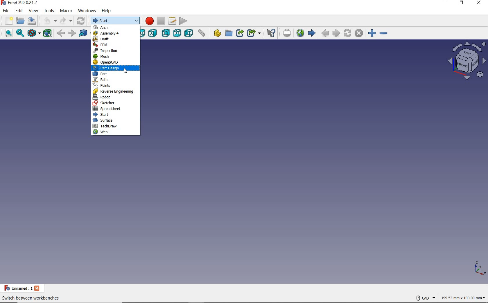 The width and height of the screenshot is (488, 303). What do you see at coordinates (114, 97) in the screenshot?
I see `ROBOT` at bounding box center [114, 97].